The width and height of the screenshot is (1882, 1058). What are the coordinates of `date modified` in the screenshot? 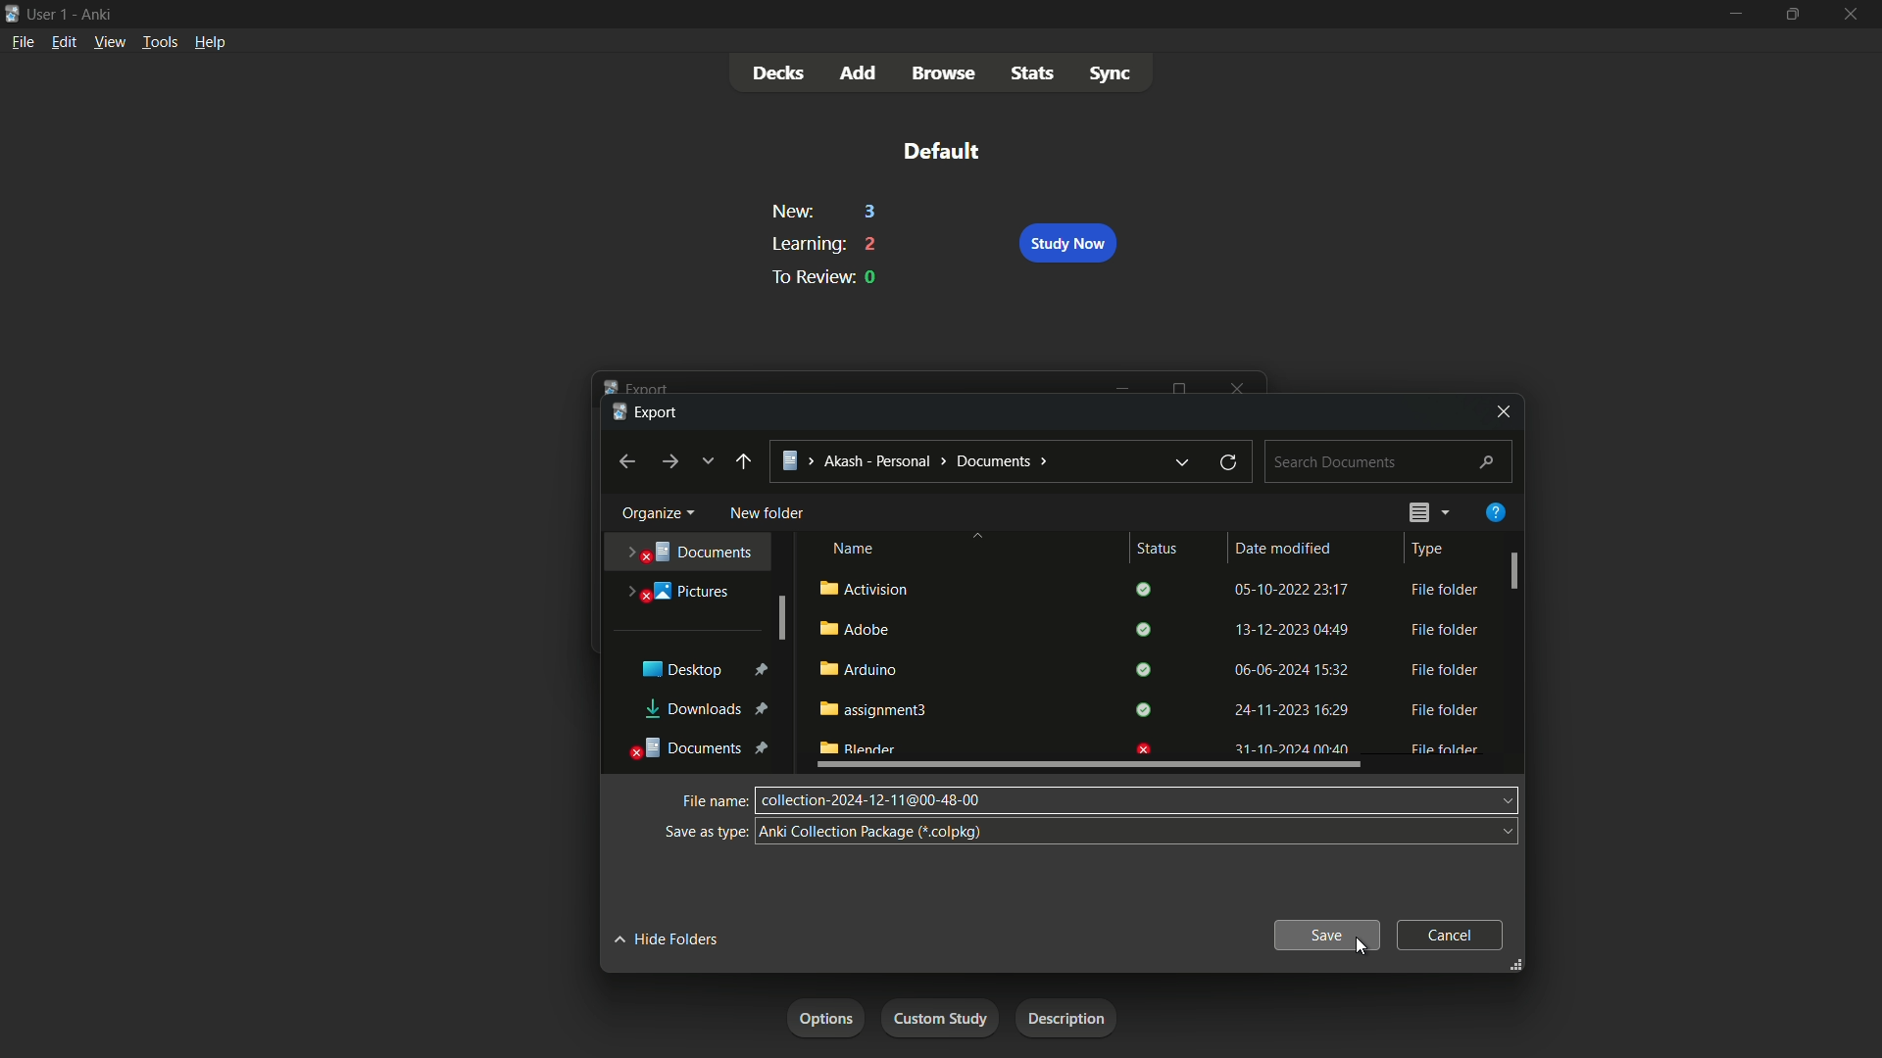 It's located at (1283, 548).